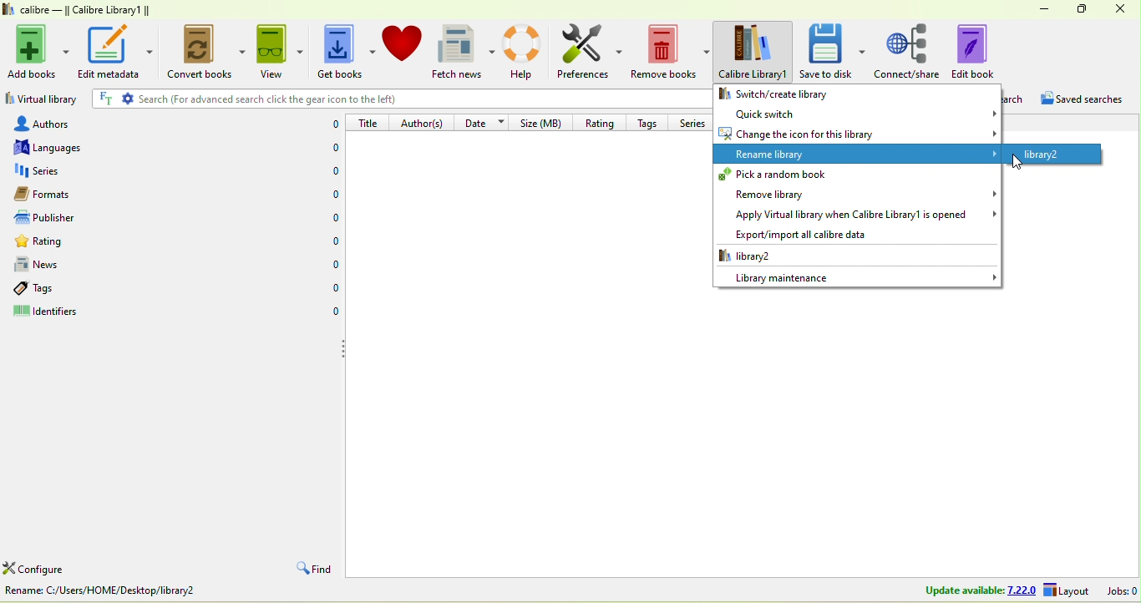 This screenshot has height=603, width=1141. Describe the element at coordinates (312, 570) in the screenshot. I see `find` at that location.